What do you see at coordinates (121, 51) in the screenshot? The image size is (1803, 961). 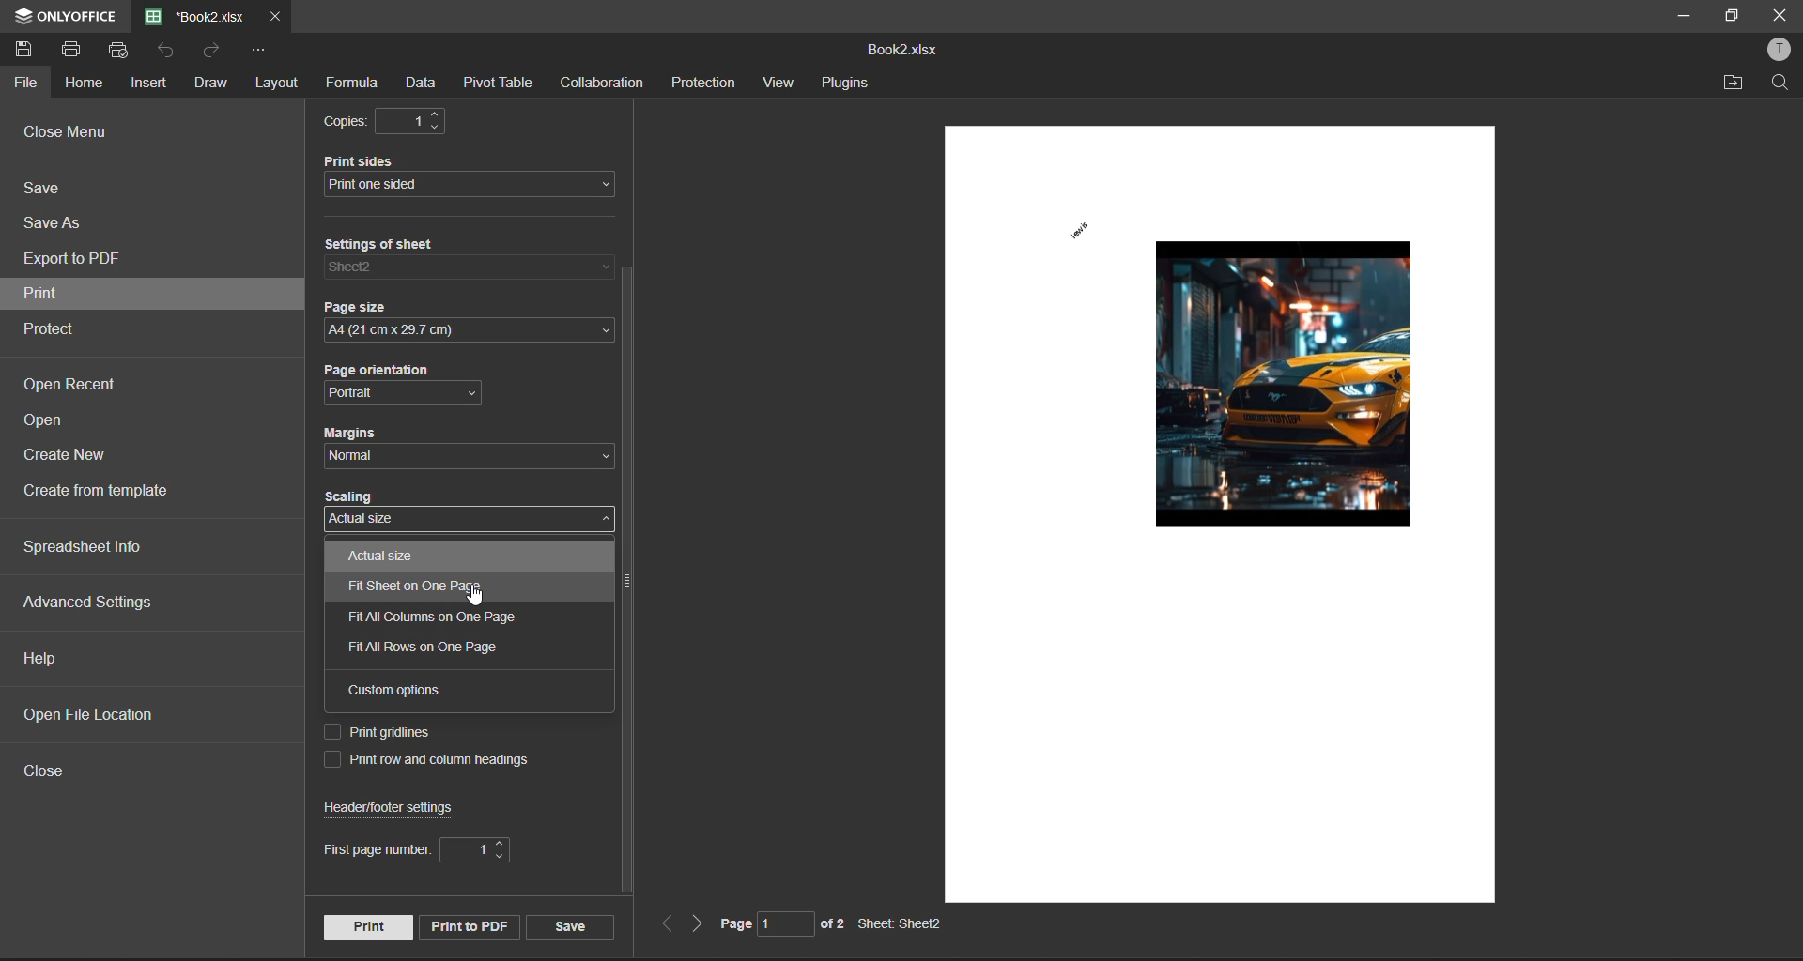 I see `quick print` at bounding box center [121, 51].